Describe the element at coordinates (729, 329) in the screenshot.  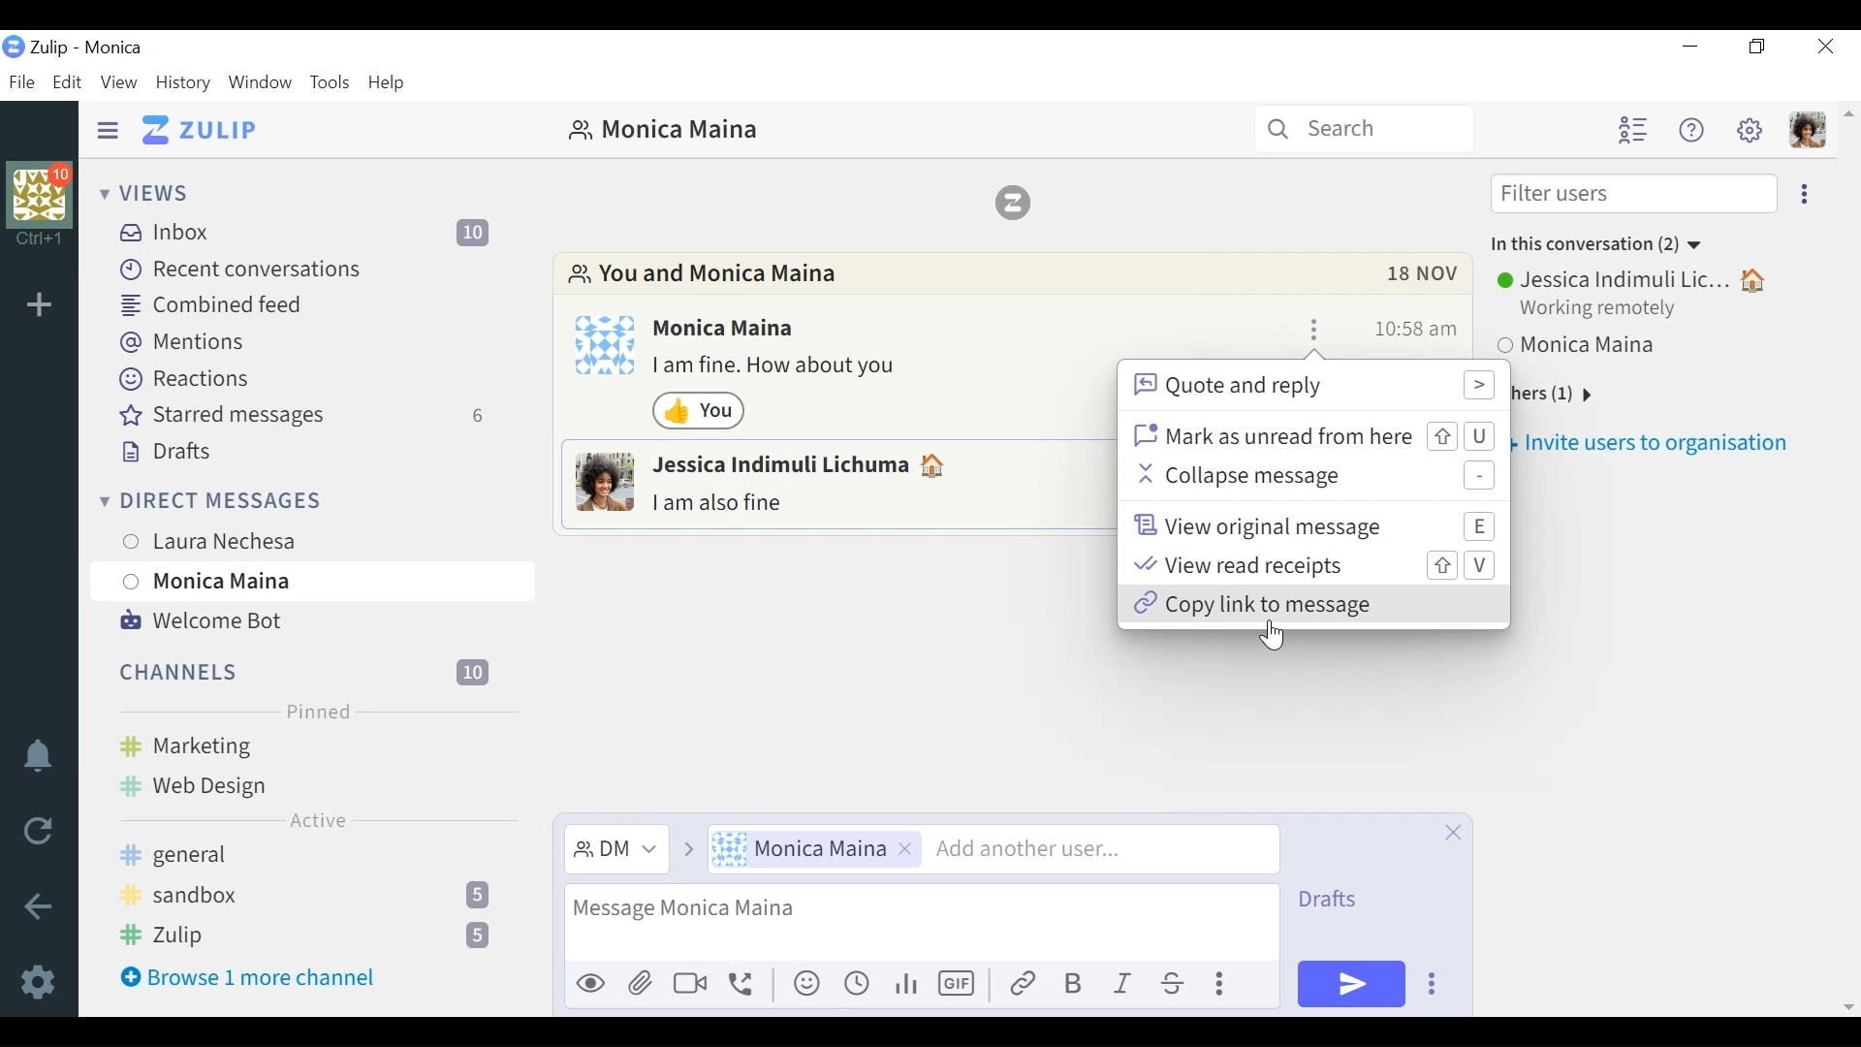
I see `Monica Maina` at that location.